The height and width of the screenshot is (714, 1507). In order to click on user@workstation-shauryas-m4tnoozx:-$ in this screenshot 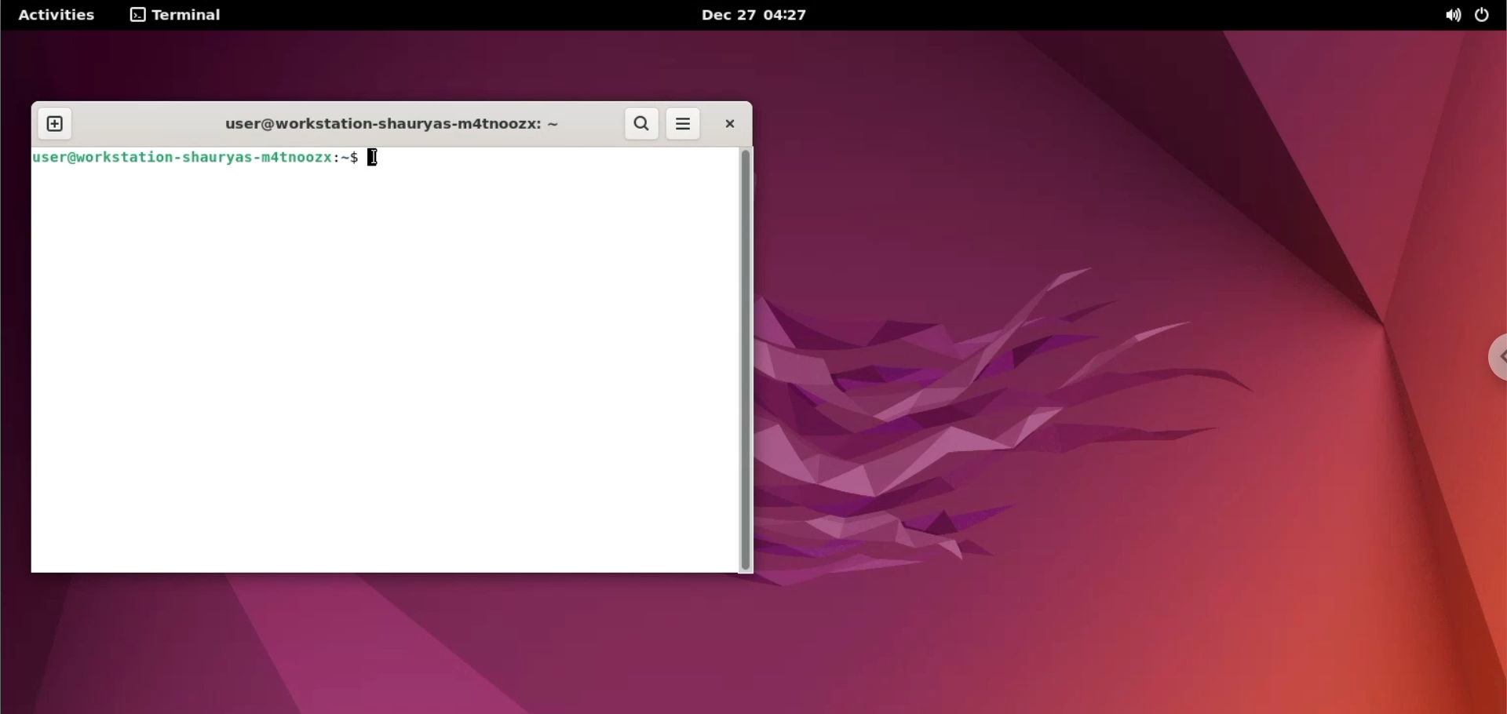, I will do `click(389, 126)`.